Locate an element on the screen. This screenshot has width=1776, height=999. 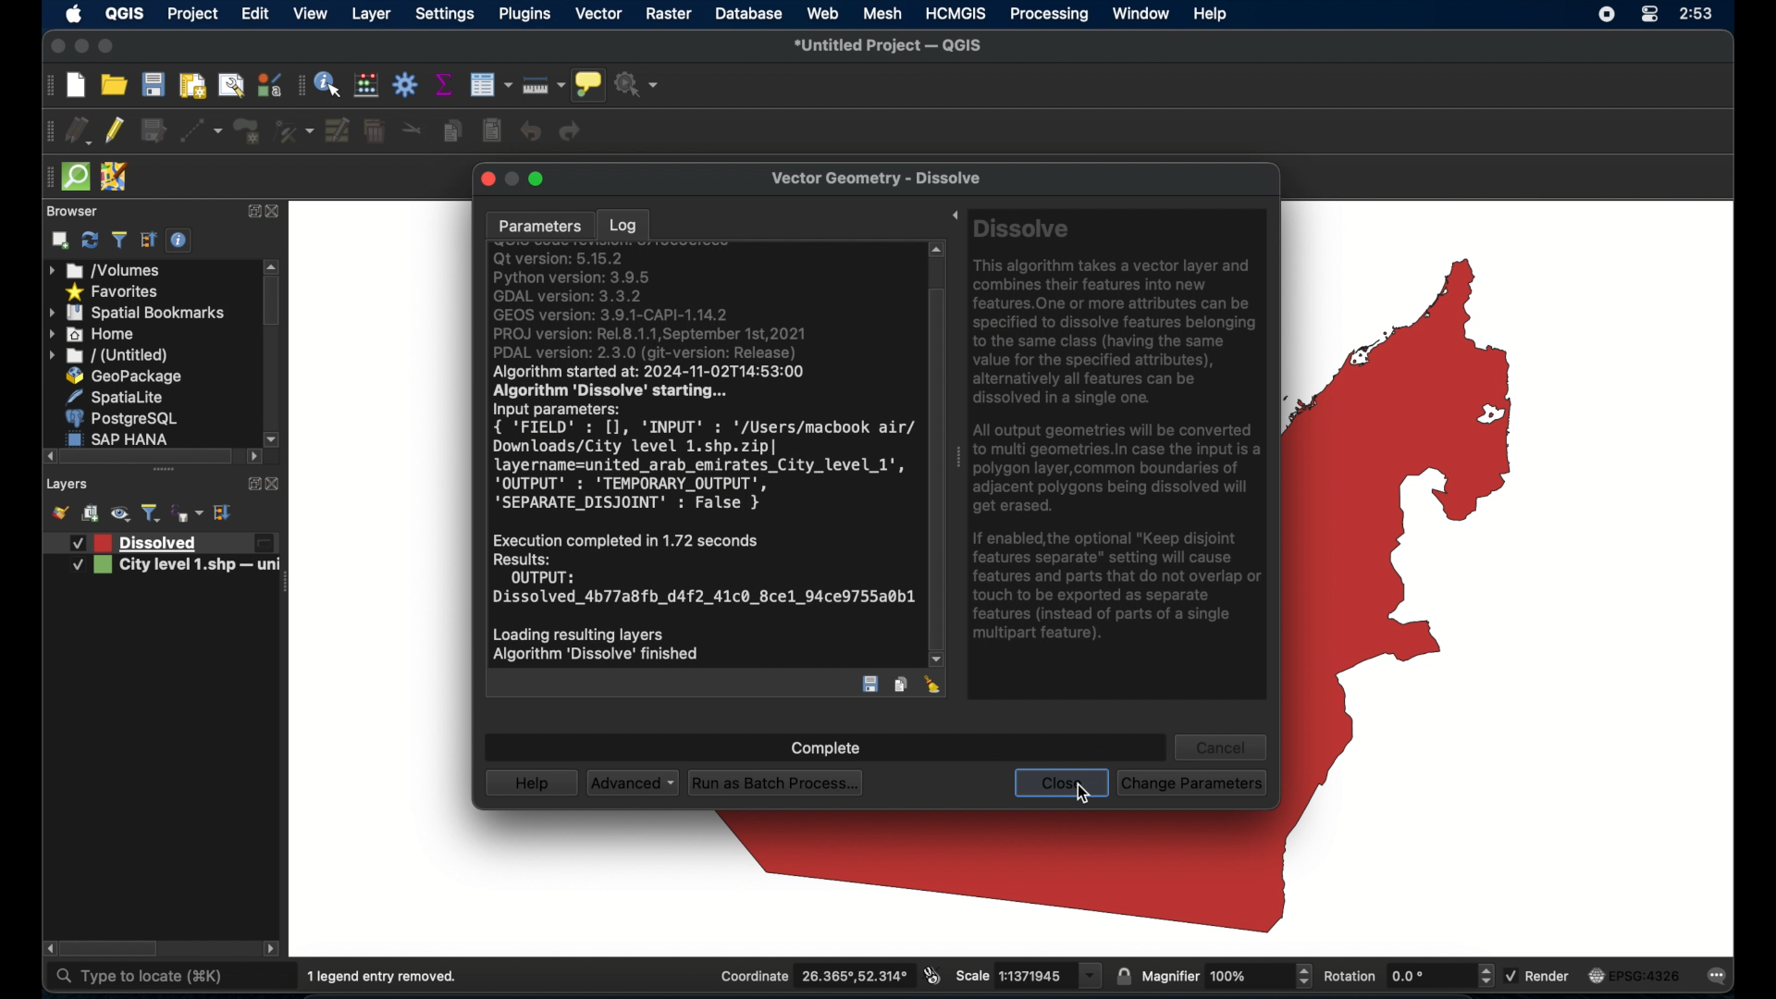
lock scale is located at coordinates (1124, 974).